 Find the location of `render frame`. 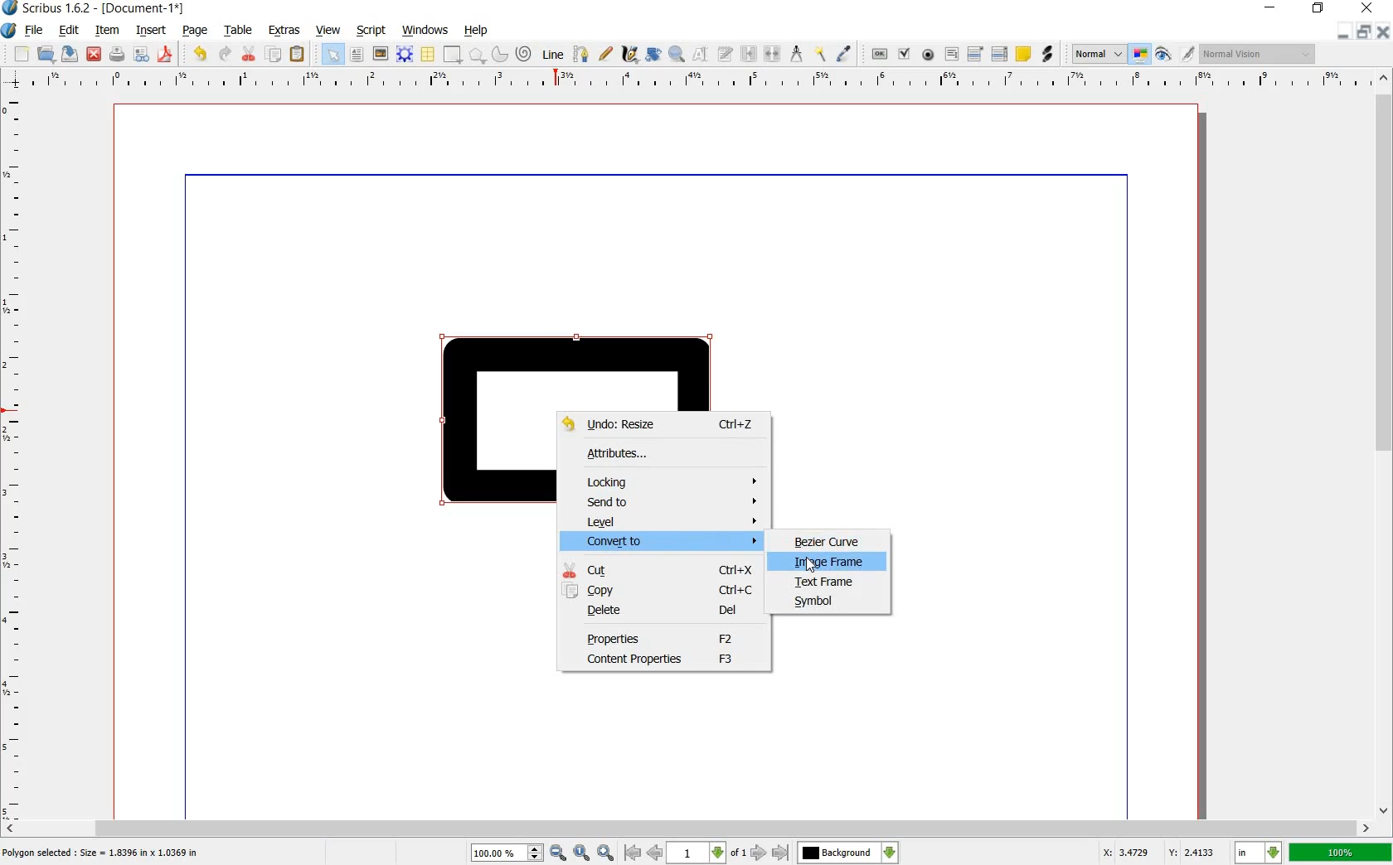

render frame is located at coordinates (402, 53).